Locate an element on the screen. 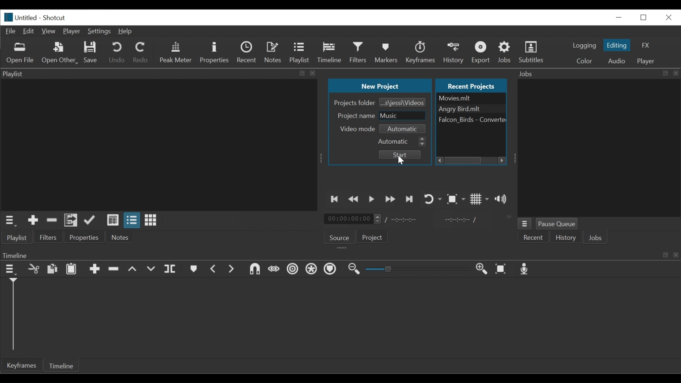  Open File is located at coordinates (20, 53).